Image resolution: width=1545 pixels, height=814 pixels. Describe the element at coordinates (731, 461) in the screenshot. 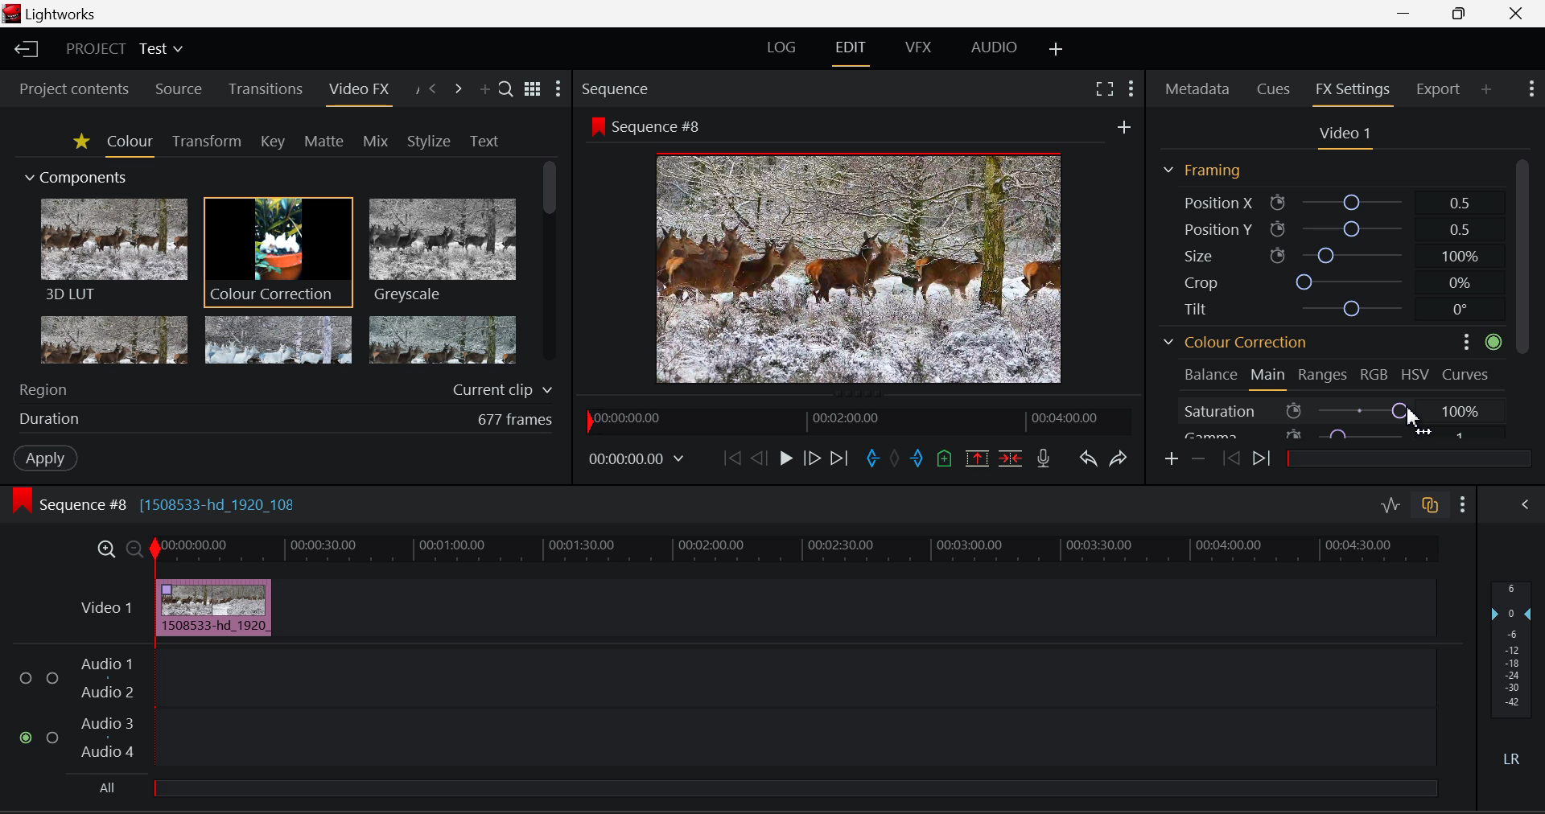

I see `To Start` at that location.